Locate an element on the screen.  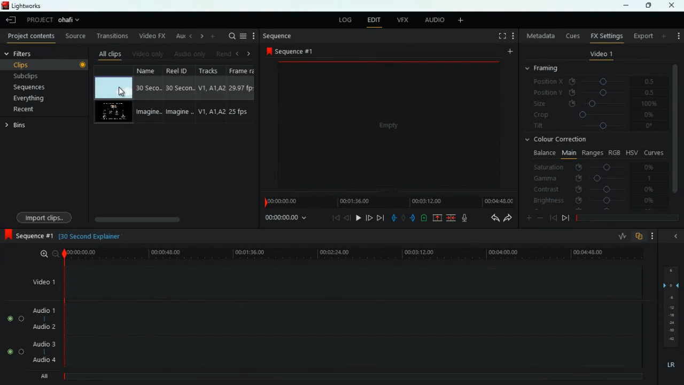
export is located at coordinates (642, 36).